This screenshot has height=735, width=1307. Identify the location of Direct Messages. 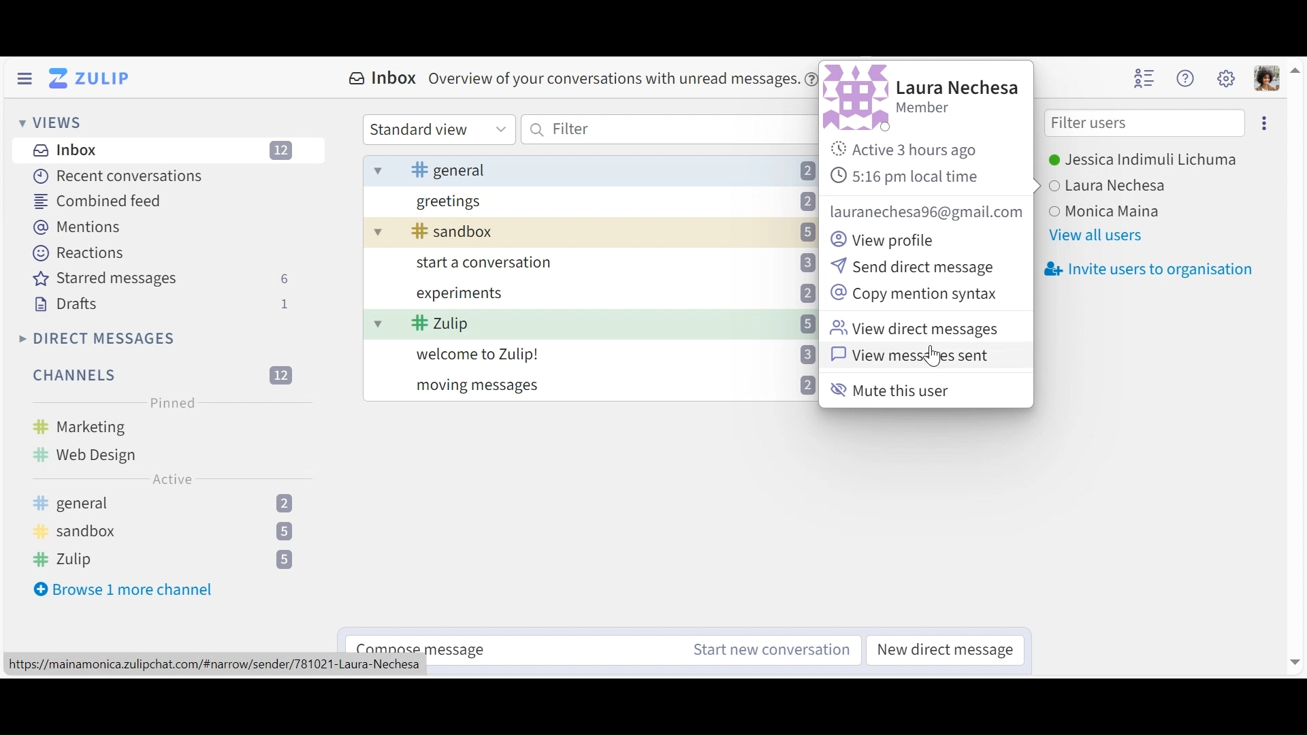
(97, 338).